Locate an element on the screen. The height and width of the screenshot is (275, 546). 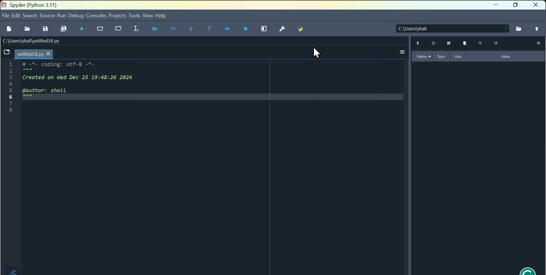
View is located at coordinates (148, 16).